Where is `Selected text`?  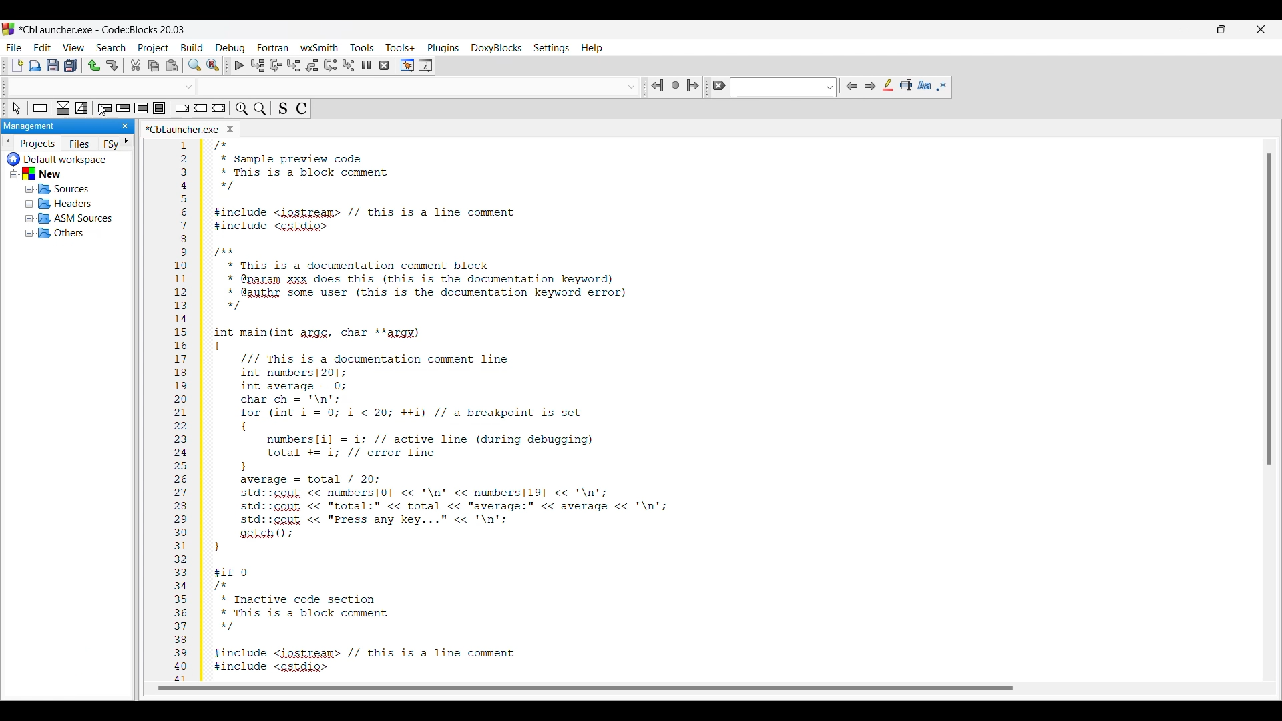 Selected text is located at coordinates (906, 85).